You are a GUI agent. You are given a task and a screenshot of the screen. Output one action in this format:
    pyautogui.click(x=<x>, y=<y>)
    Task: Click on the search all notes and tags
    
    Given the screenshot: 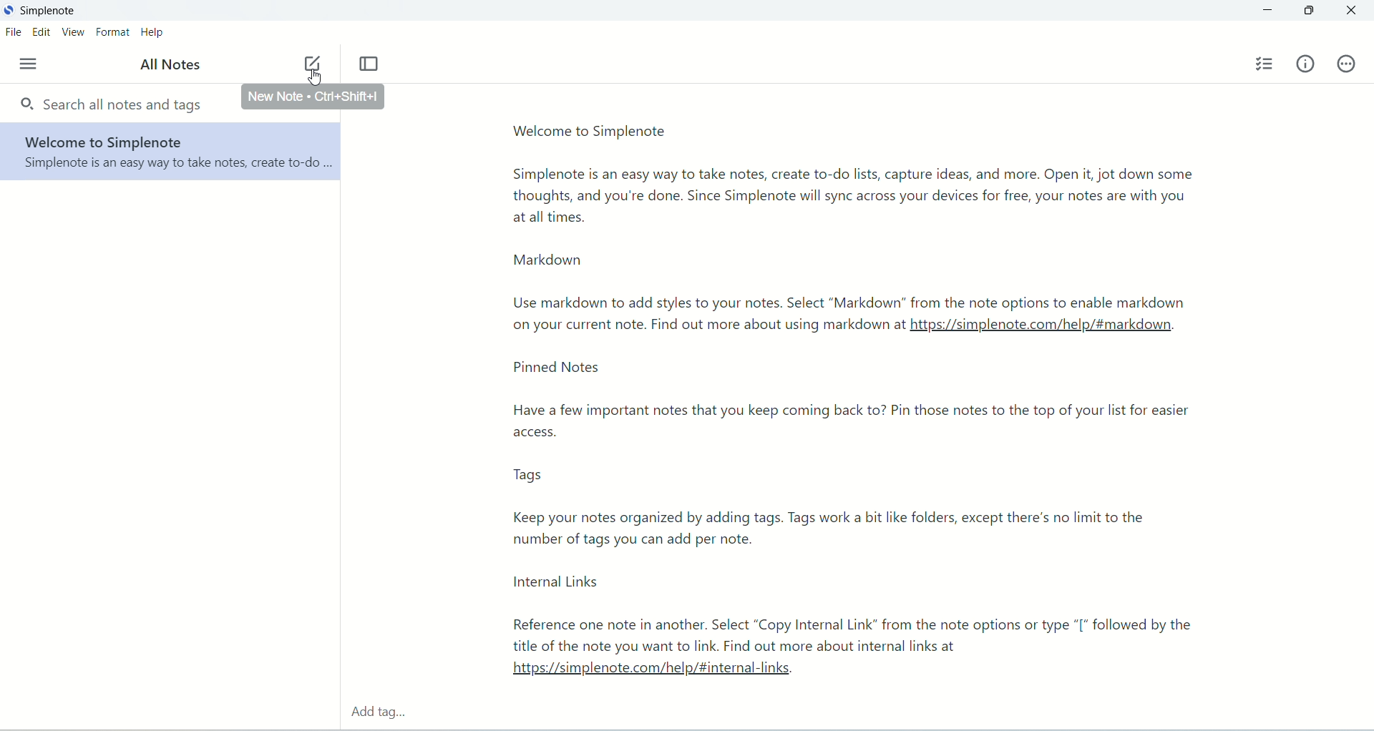 What is the action you would take?
    pyautogui.click(x=115, y=106)
    